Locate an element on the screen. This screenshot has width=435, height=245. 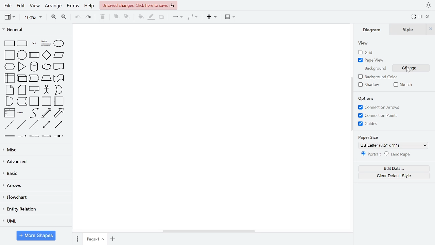
add page is located at coordinates (112, 239).